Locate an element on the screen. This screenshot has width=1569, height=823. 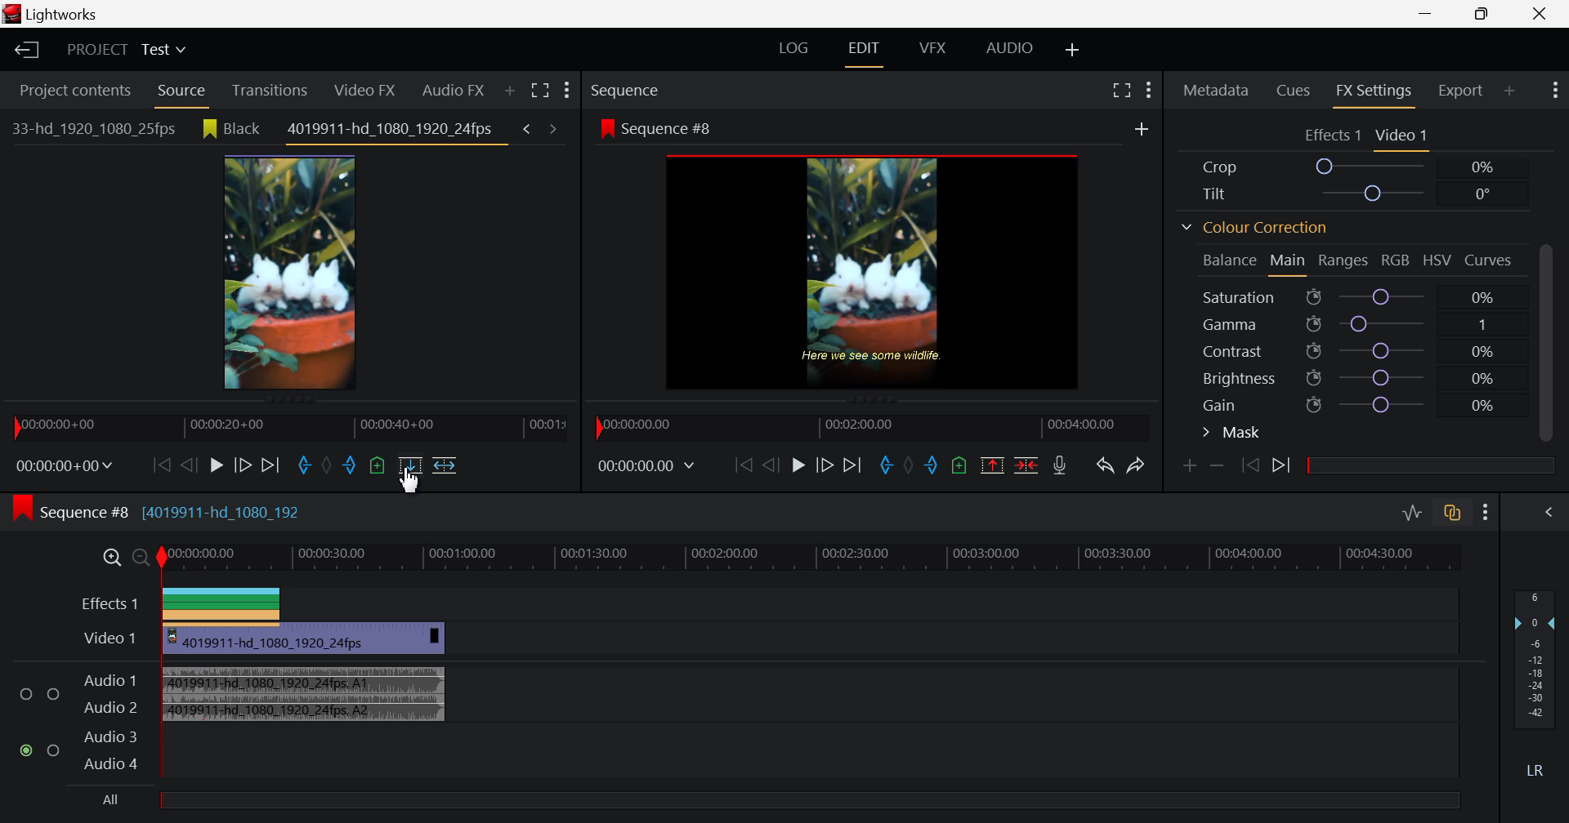
Effects Settings is located at coordinates (1330, 136).